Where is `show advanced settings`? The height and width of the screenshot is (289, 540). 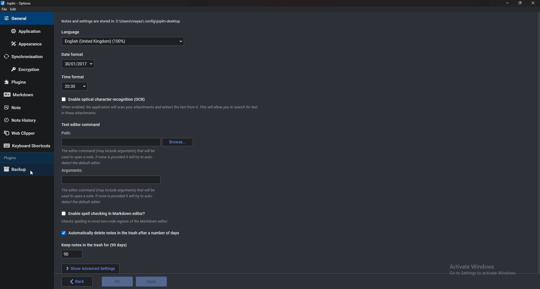 show advanced settings is located at coordinates (91, 268).